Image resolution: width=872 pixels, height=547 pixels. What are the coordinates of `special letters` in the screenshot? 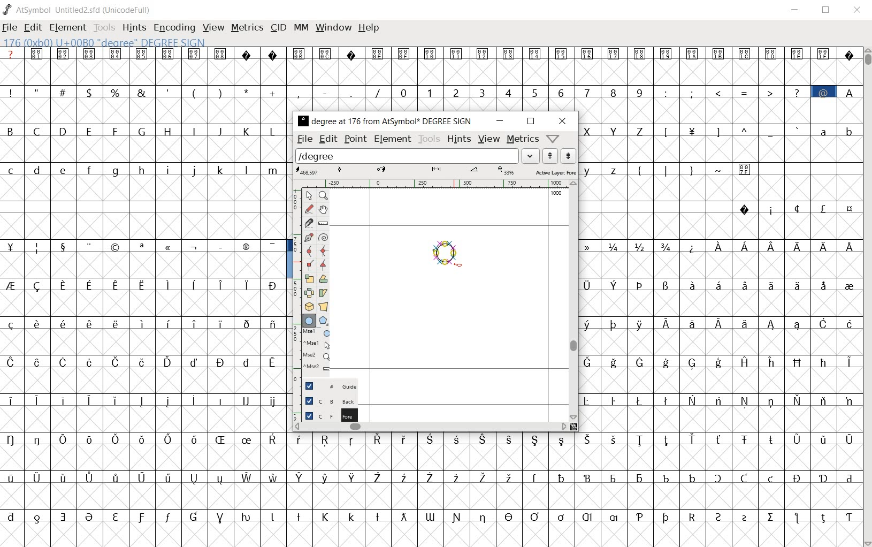 It's located at (720, 399).